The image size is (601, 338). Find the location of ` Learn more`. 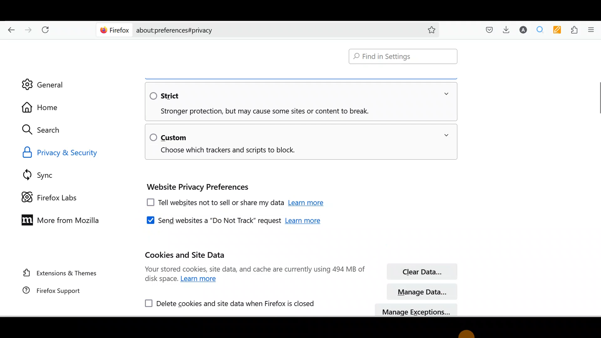

 Learn more is located at coordinates (200, 279).